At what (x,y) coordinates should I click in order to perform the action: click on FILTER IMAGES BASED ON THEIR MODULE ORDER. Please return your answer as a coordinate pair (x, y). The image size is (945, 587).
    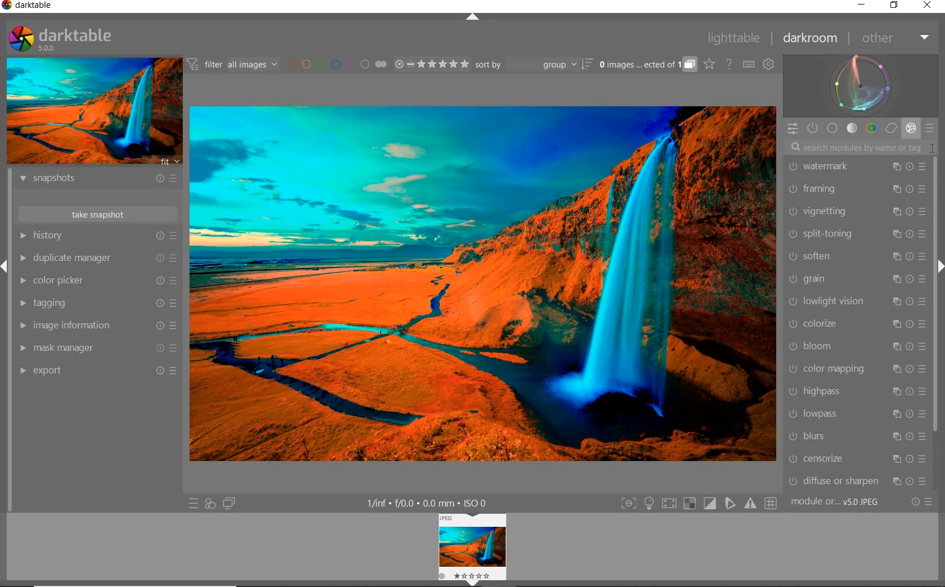
    Looking at the image, I should click on (232, 65).